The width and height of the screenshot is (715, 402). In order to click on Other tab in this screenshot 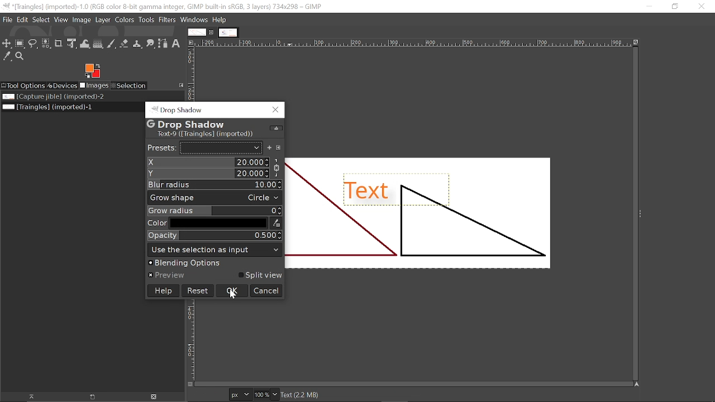, I will do `click(228, 32)`.